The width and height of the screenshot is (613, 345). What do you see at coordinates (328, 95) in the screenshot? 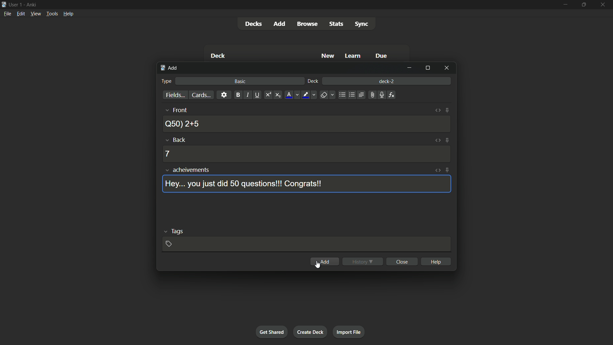
I see `remove formatting` at bounding box center [328, 95].